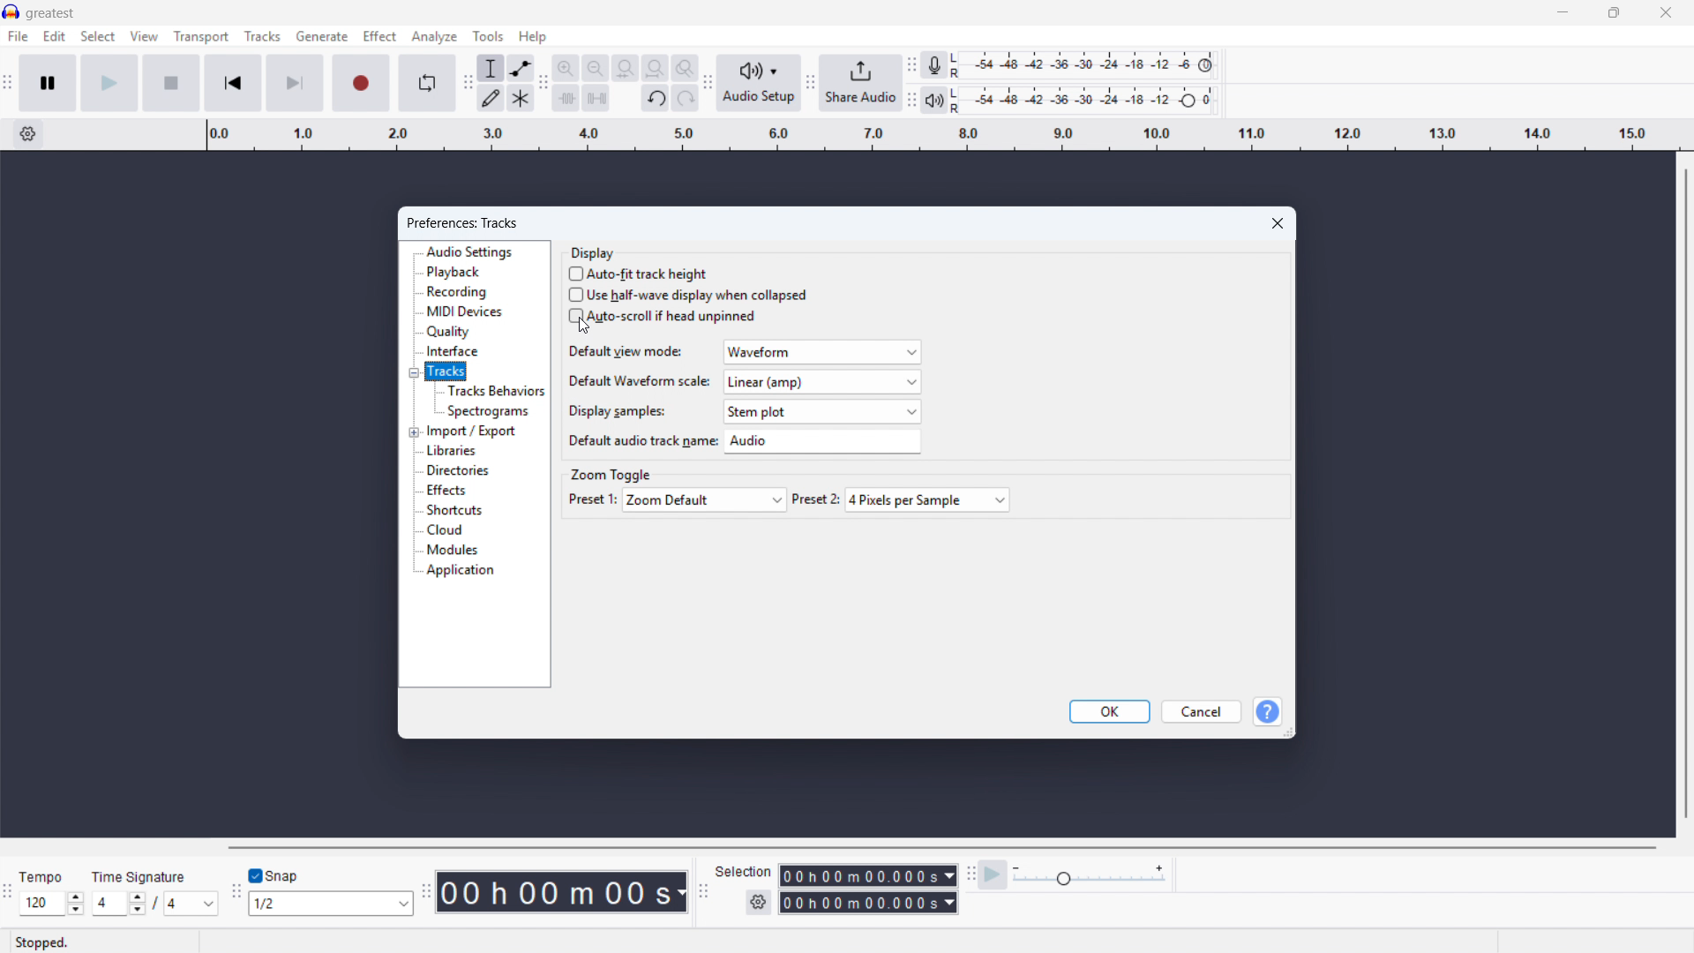  What do you see at coordinates (1088, 65) in the screenshot?
I see `Recording level` at bounding box center [1088, 65].